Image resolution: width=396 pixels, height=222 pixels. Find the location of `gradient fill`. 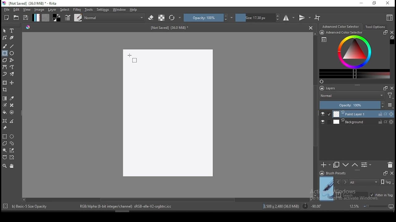

gradient fill is located at coordinates (36, 18).